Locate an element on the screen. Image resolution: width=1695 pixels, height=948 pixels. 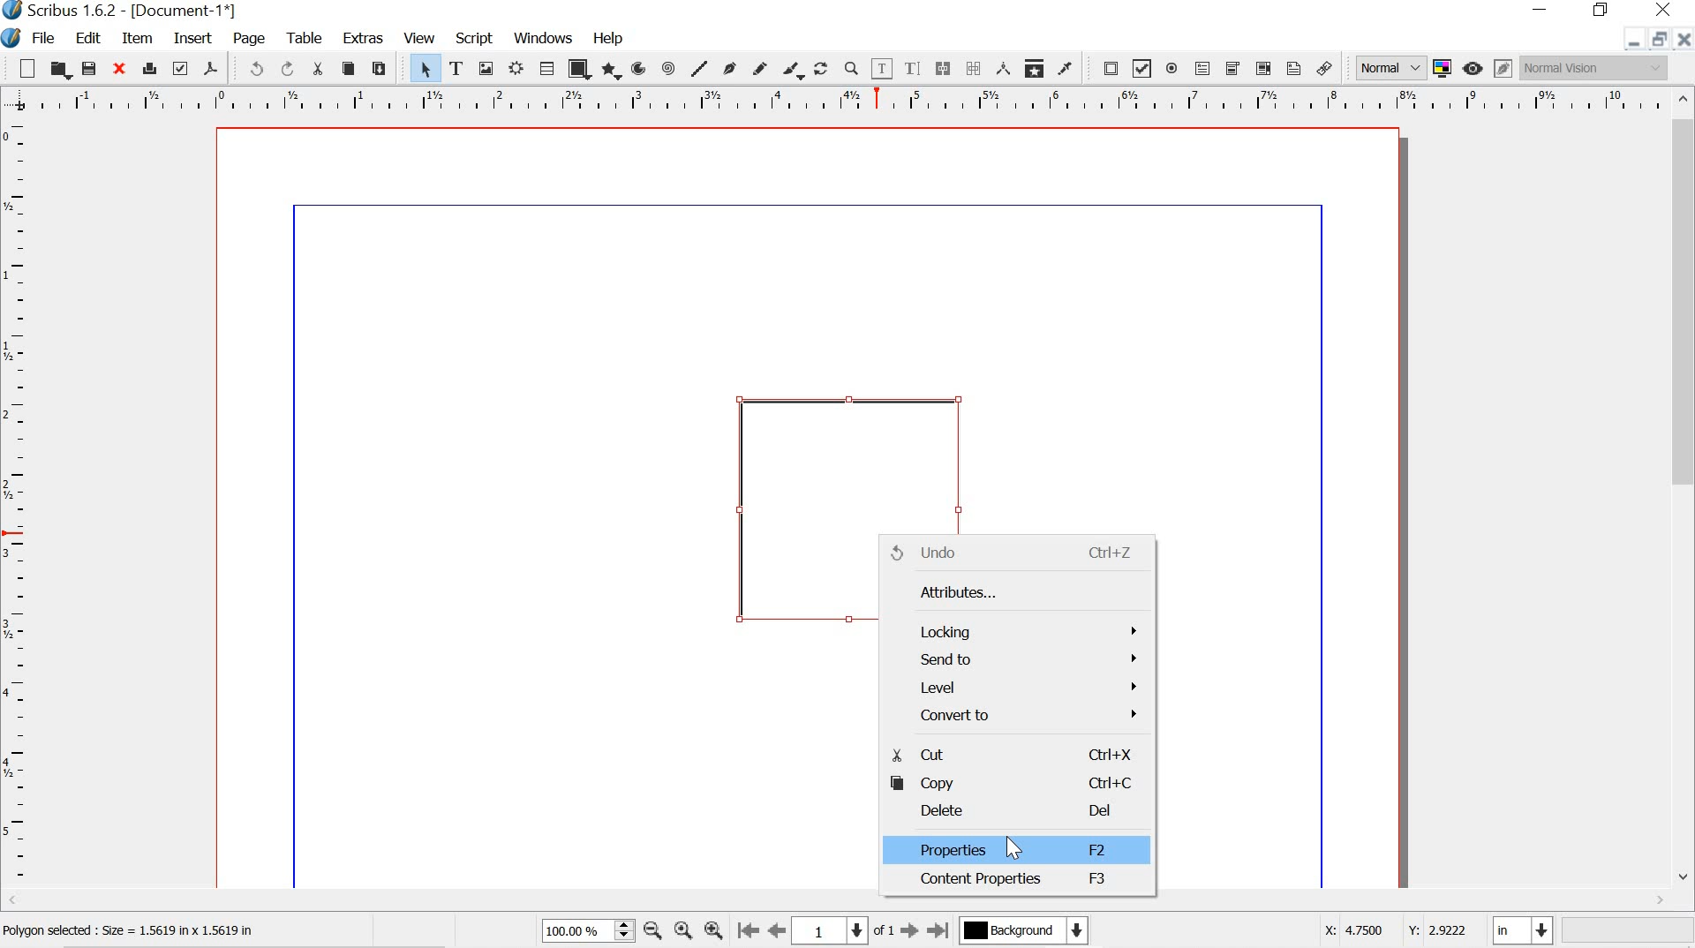
bezier curve is located at coordinates (730, 64).